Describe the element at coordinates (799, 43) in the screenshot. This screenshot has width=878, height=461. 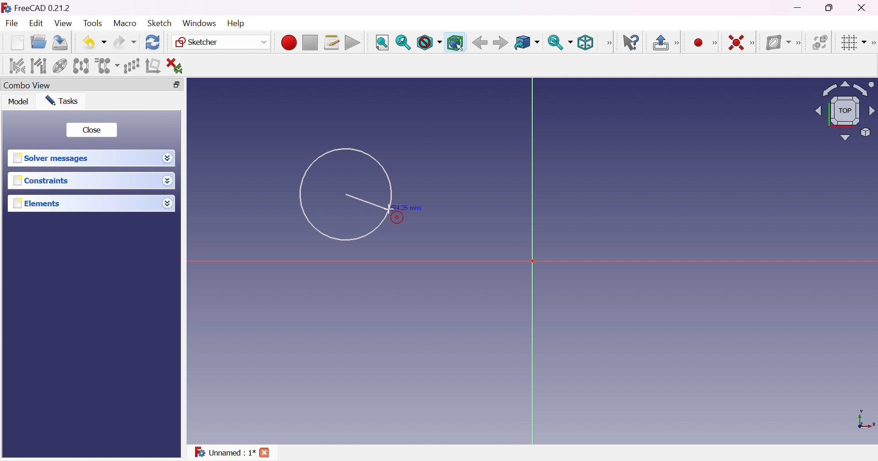
I see `Sketcher -spline tools` at that location.